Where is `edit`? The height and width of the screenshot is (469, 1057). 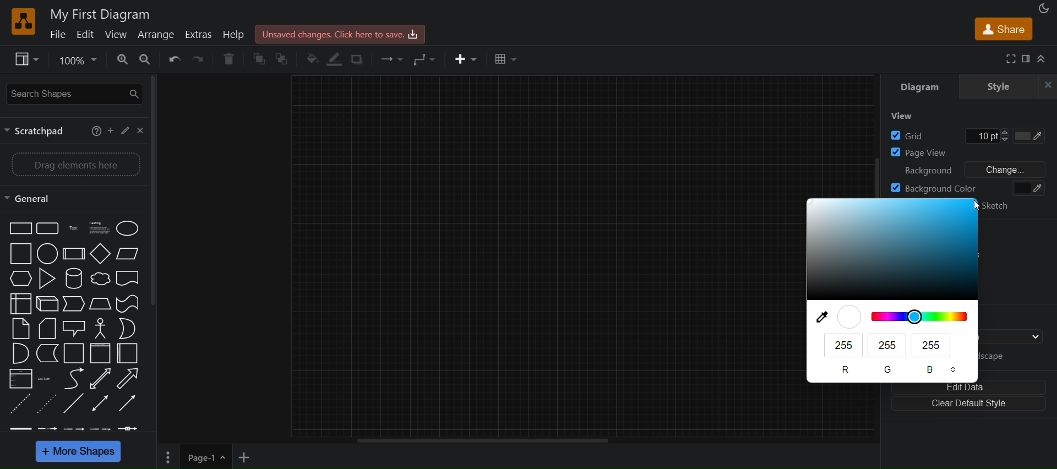
edit is located at coordinates (85, 36).